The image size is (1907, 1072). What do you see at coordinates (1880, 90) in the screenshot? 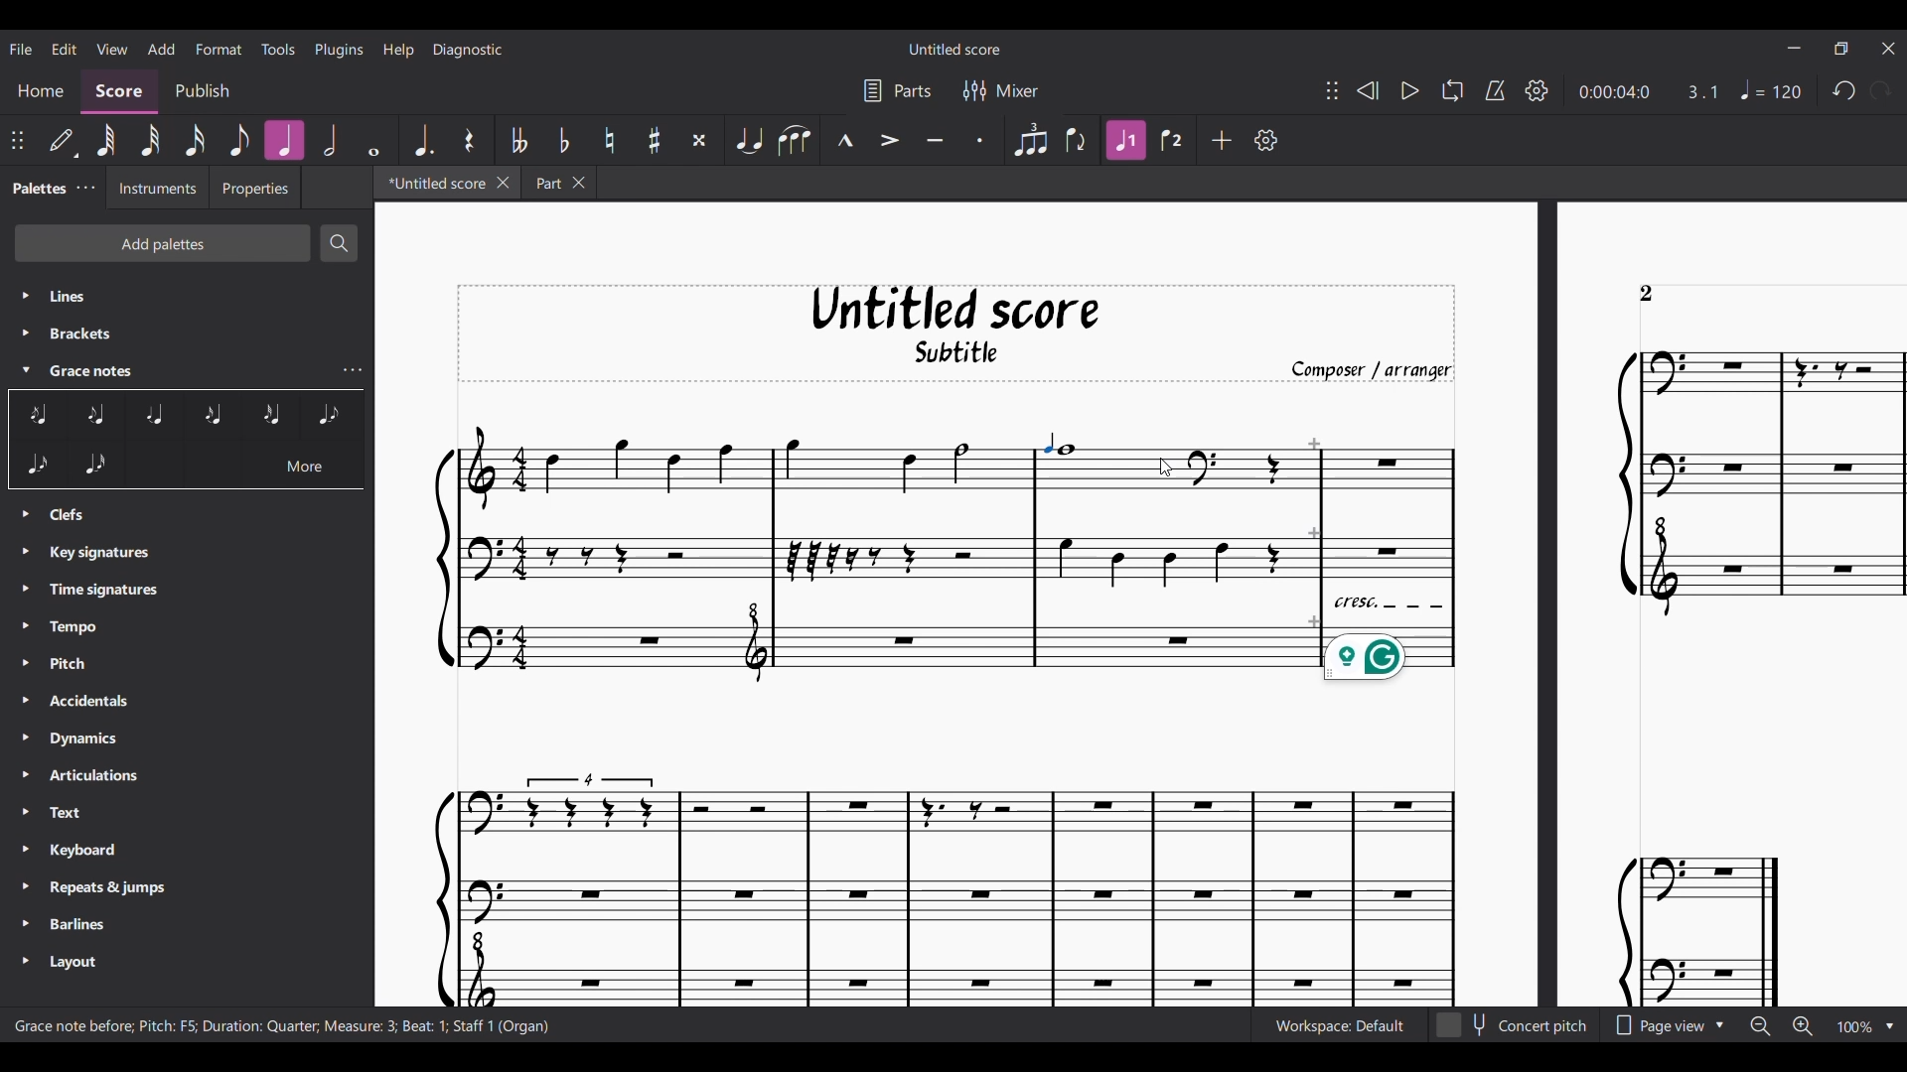
I see `Redo` at bounding box center [1880, 90].